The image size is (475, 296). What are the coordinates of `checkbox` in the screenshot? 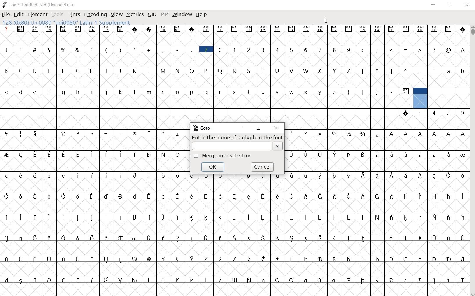 It's located at (196, 156).